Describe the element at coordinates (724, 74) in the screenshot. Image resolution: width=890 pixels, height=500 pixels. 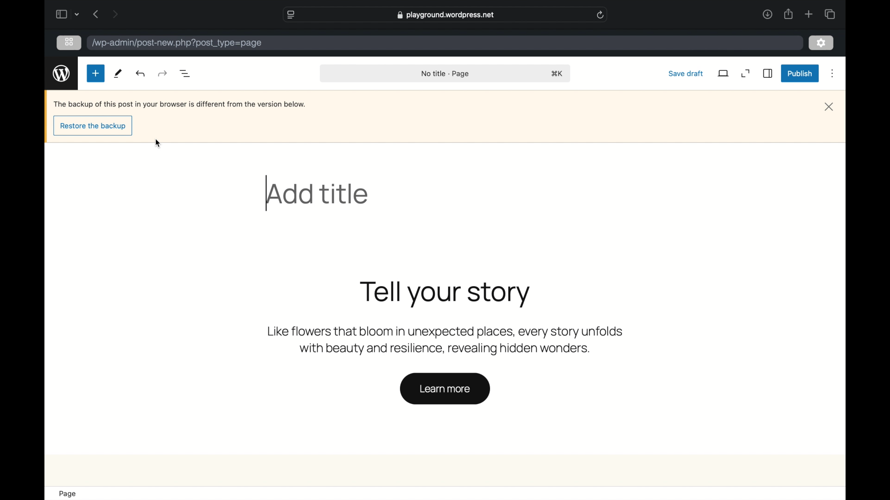
I see `view` at that location.